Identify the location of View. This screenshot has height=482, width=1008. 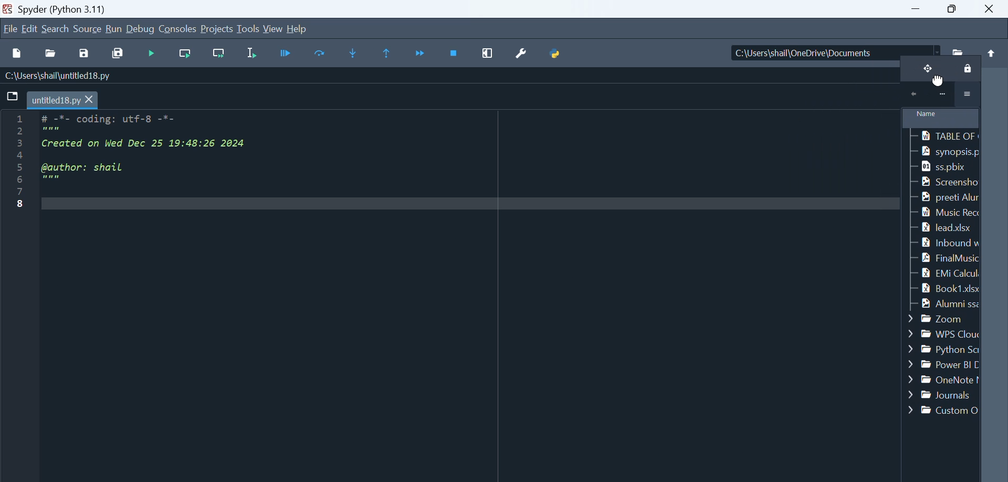
(274, 28).